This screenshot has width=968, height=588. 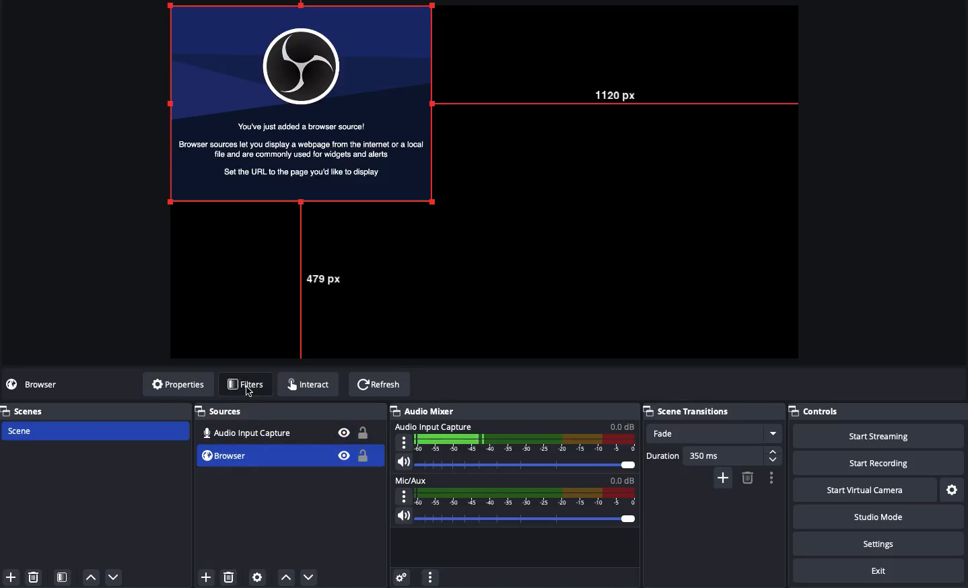 What do you see at coordinates (403, 578) in the screenshot?
I see `Advanced audio properties` at bounding box center [403, 578].